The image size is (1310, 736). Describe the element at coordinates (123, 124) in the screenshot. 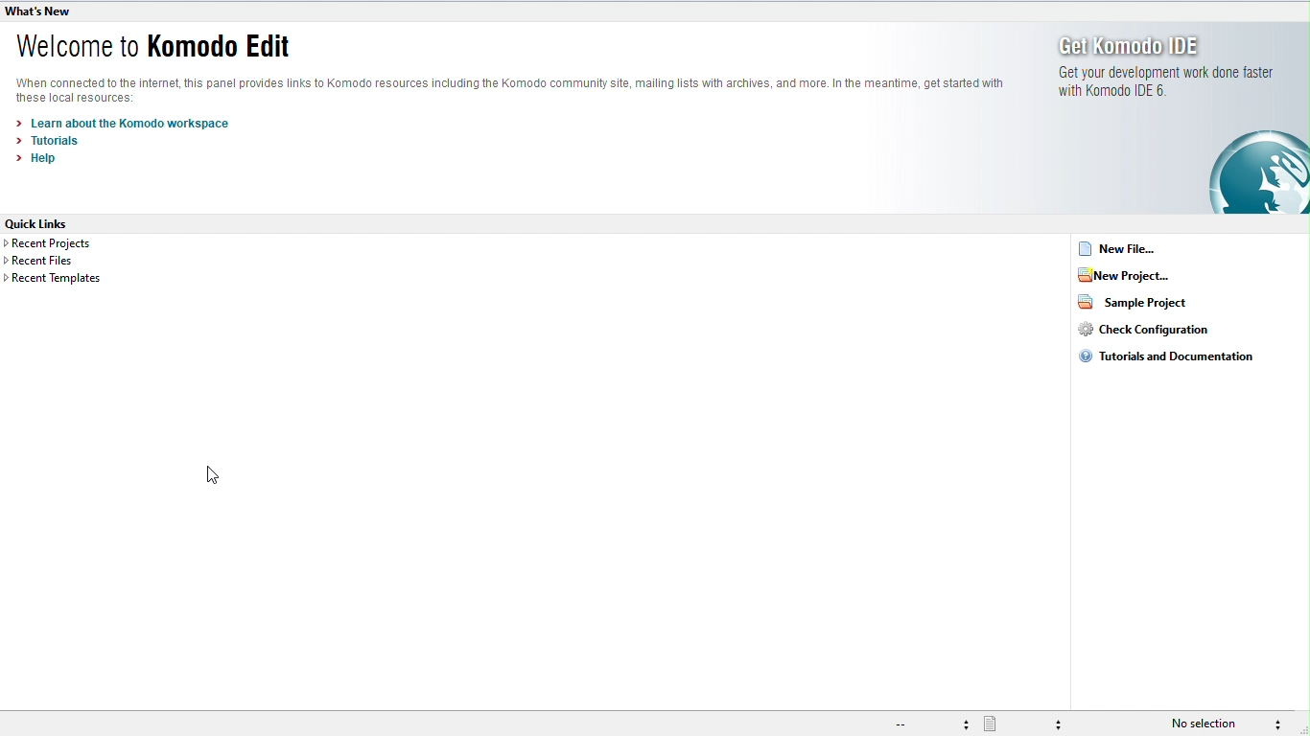

I see `learn about the komodo workspace` at that location.